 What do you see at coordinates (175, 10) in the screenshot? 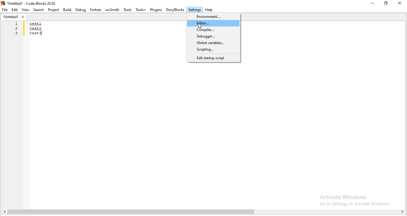
I see `doxyblocks` at bounding box center [175, 10].